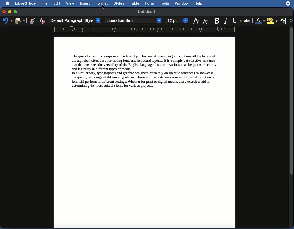  Describe the element at coordinates (7, 21) in the screenshot. I see `Undo` at that location.